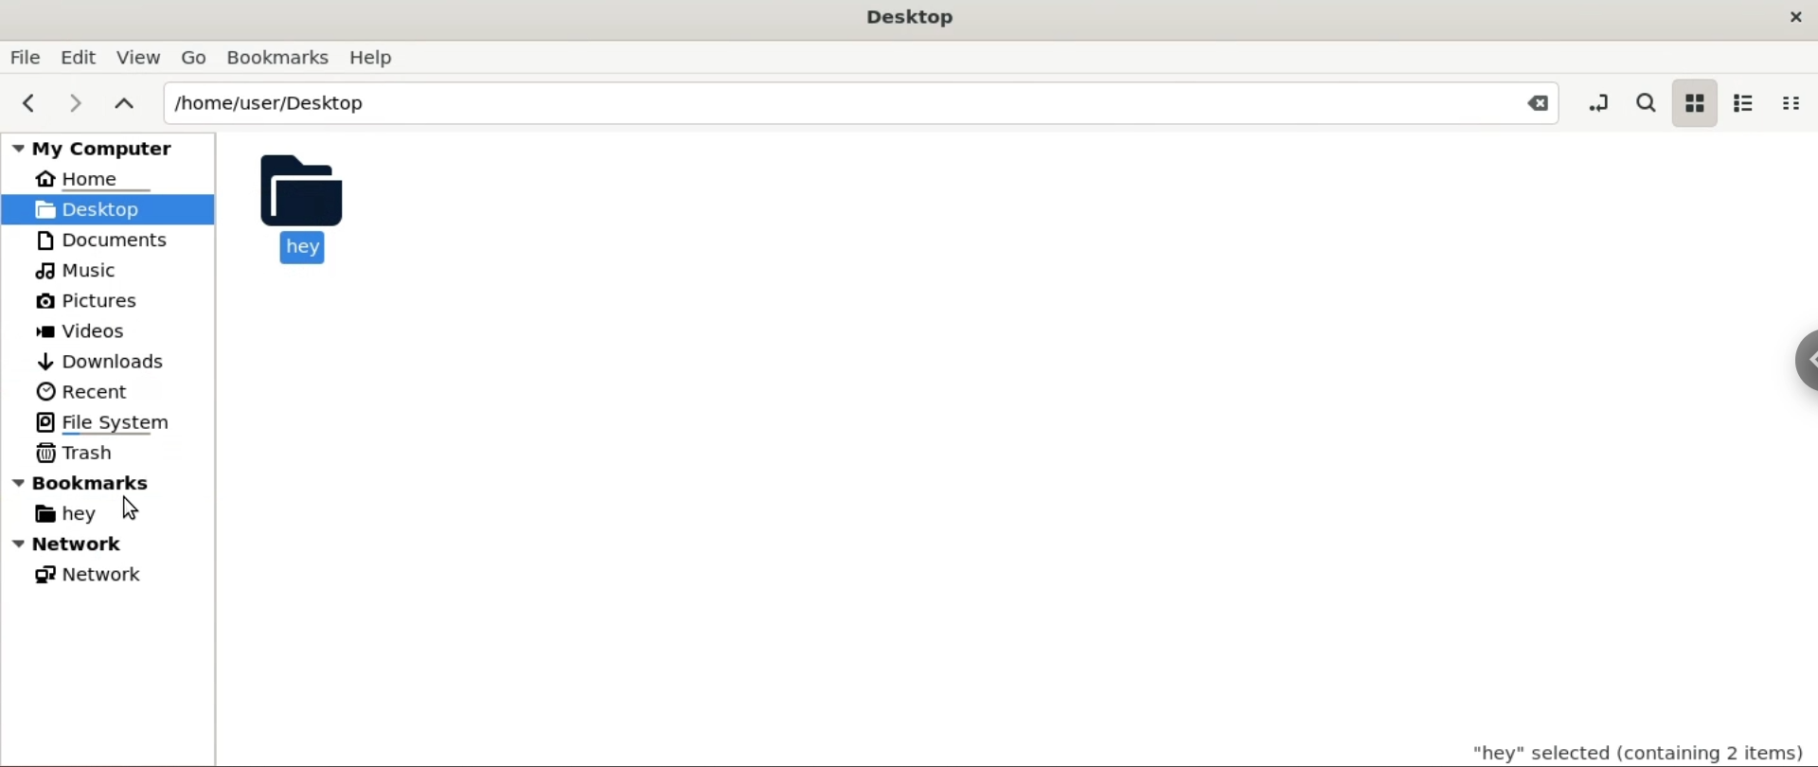 This screenshot has width=1818, height=767. Describe the element at coordinates (126, 105) in the screenshot. I see `parent folders` at that location.